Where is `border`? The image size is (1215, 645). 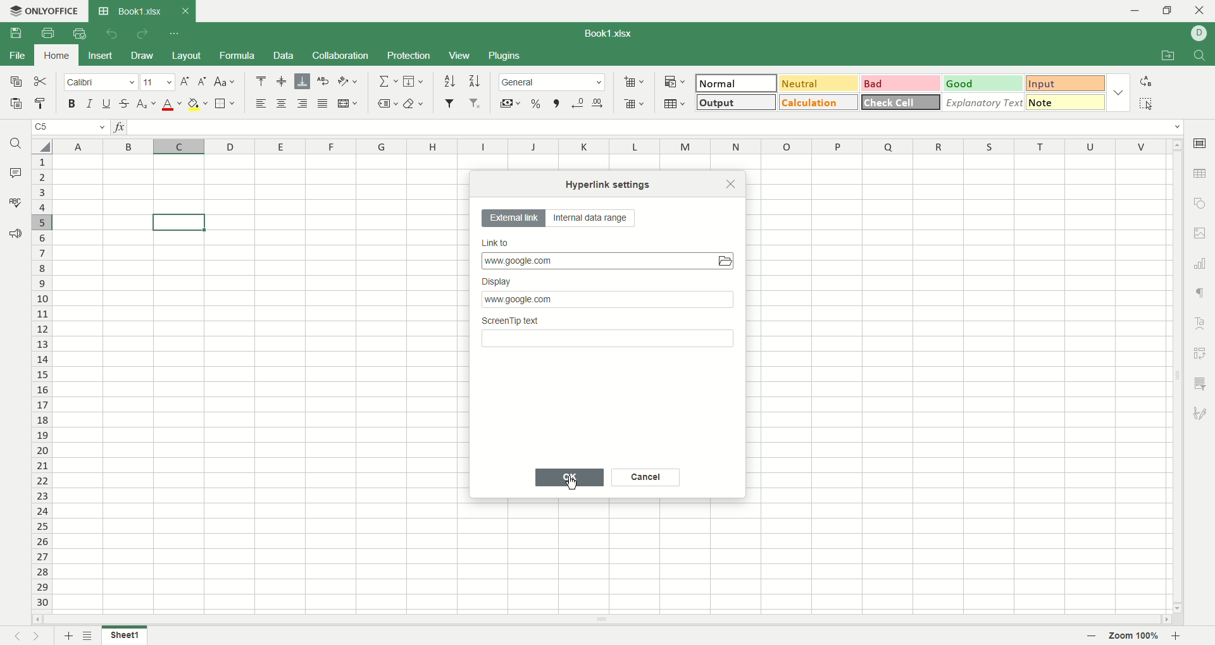 border is located at coordinates (225, 104).